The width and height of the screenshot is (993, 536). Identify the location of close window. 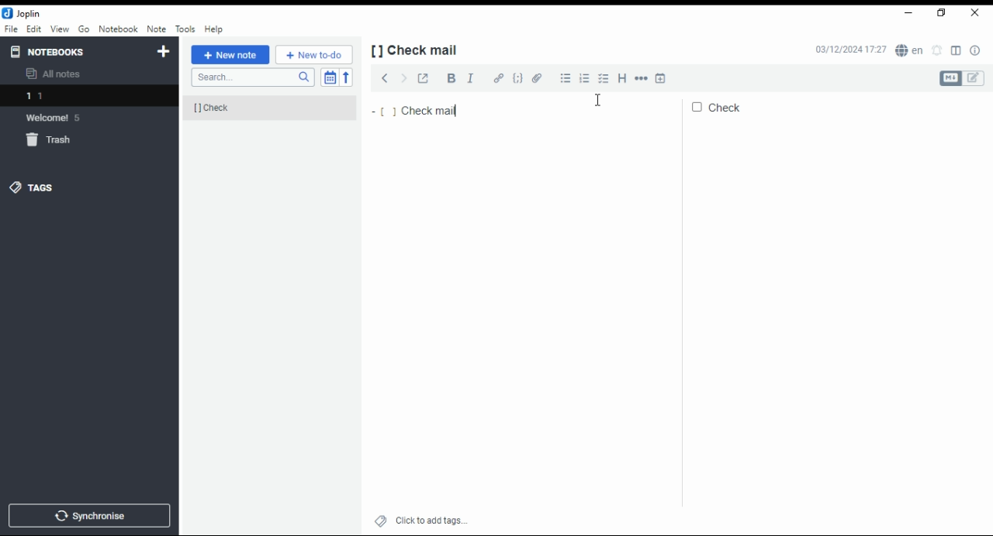
(975, 14).